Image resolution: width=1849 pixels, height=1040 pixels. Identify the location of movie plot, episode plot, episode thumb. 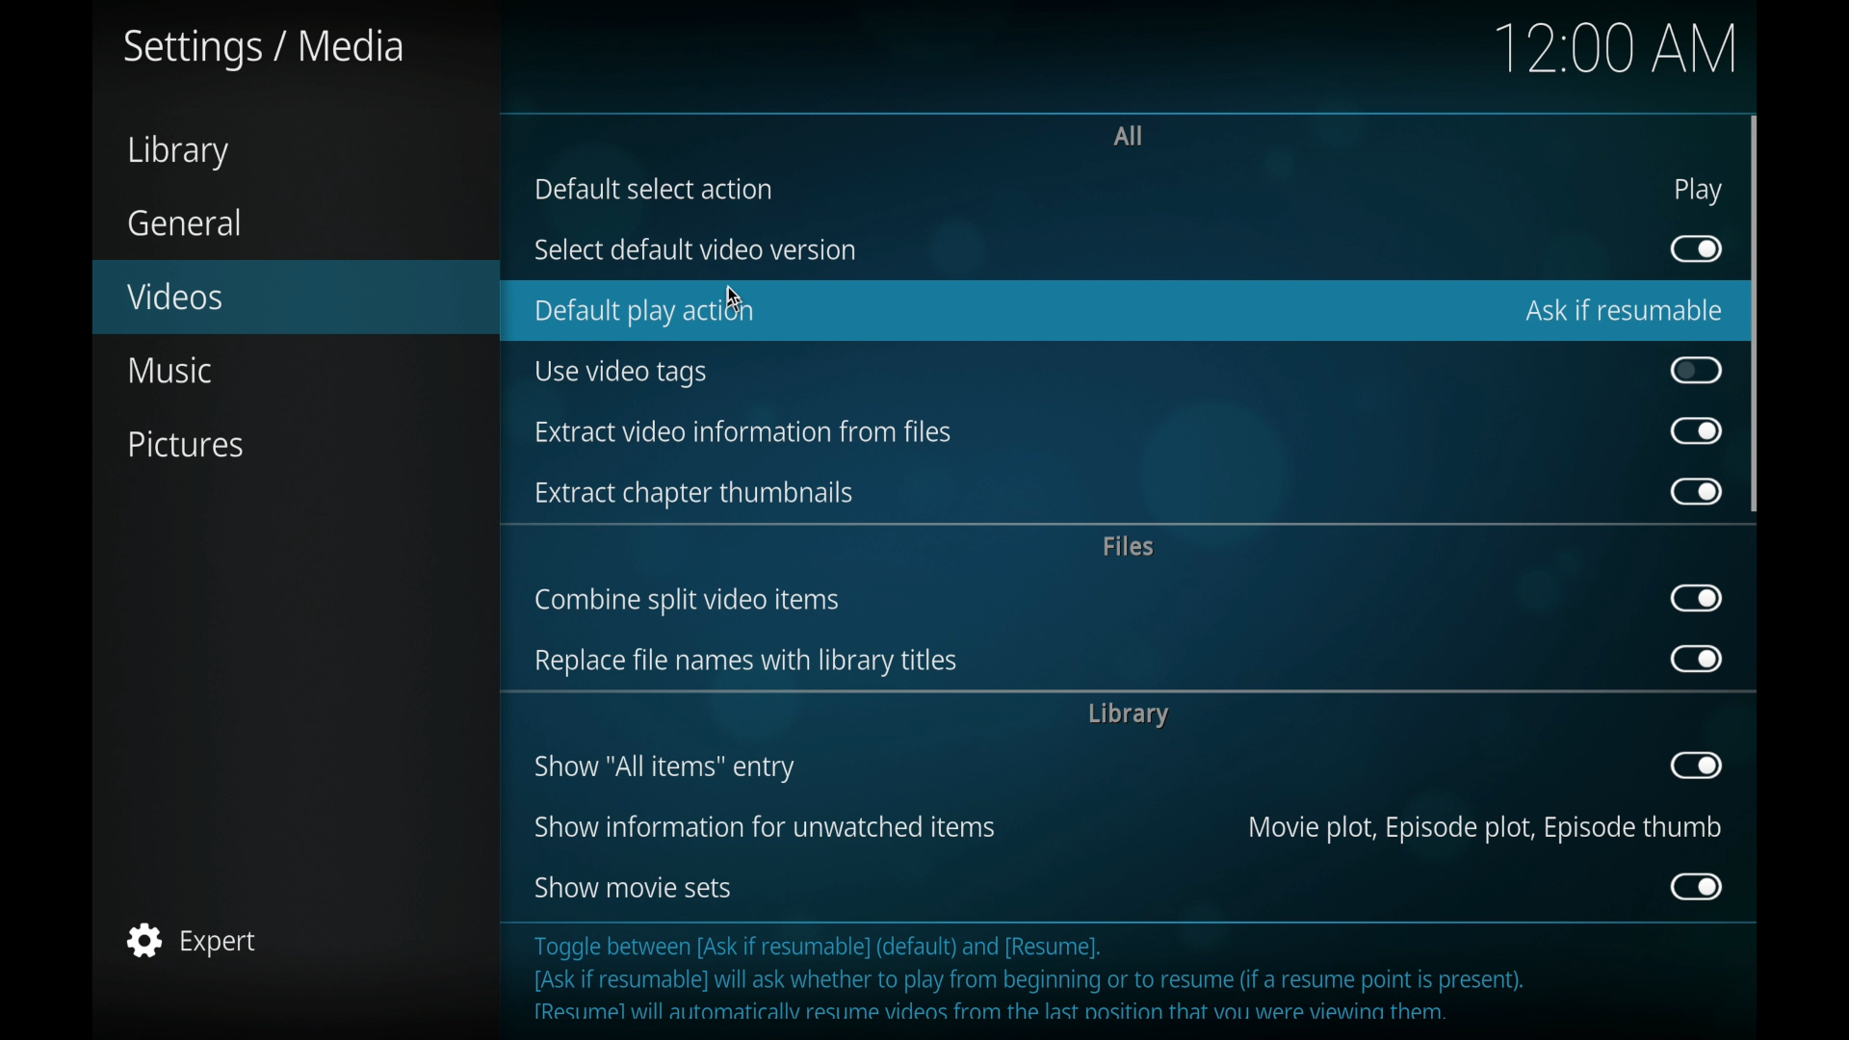
(1486, 830).